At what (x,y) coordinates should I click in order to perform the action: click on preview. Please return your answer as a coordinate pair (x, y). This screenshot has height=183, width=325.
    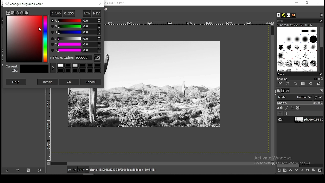
    Looking at the image, I should click on (27, 68).